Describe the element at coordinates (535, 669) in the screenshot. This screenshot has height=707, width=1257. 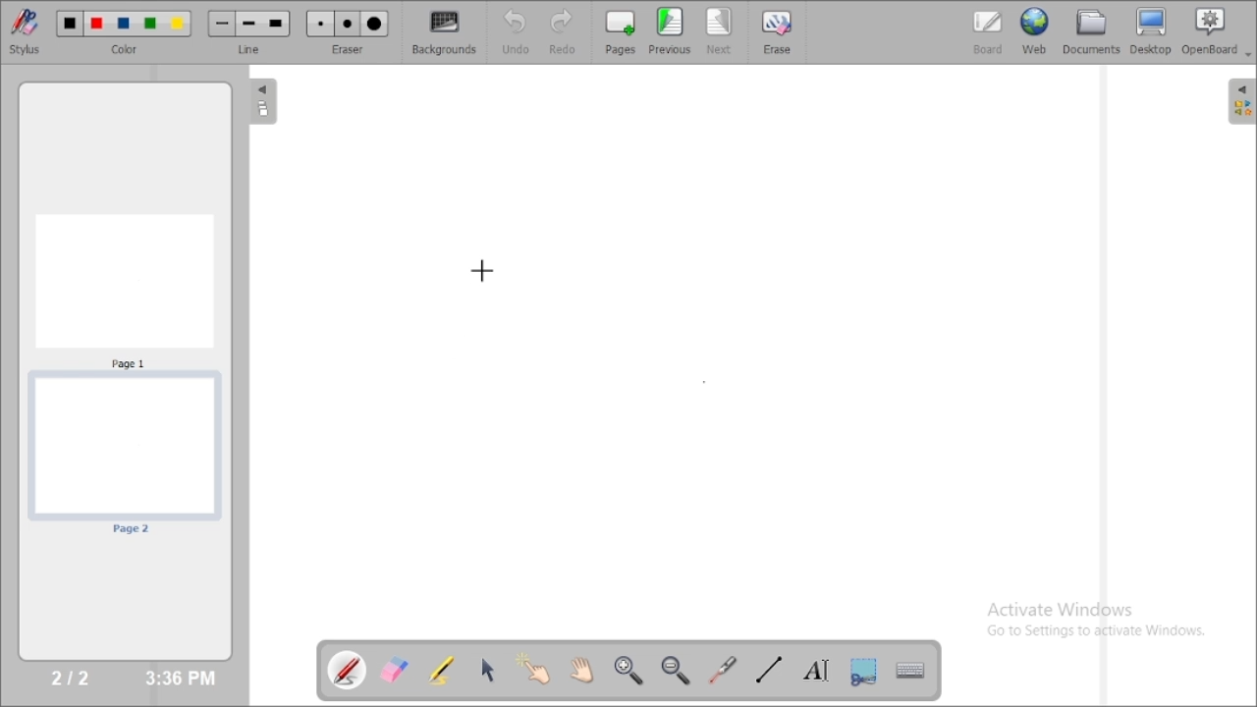
I see `interact with items` at that location.